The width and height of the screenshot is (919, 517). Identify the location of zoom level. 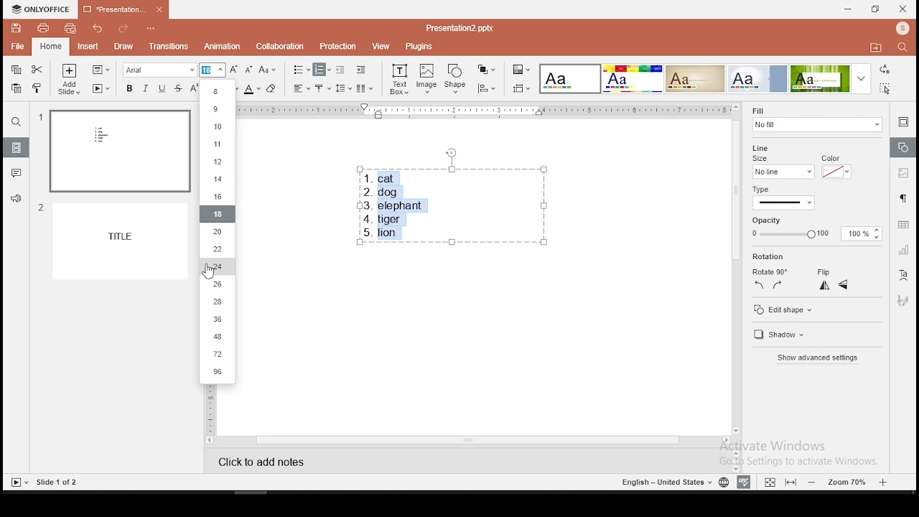
(847, 482).